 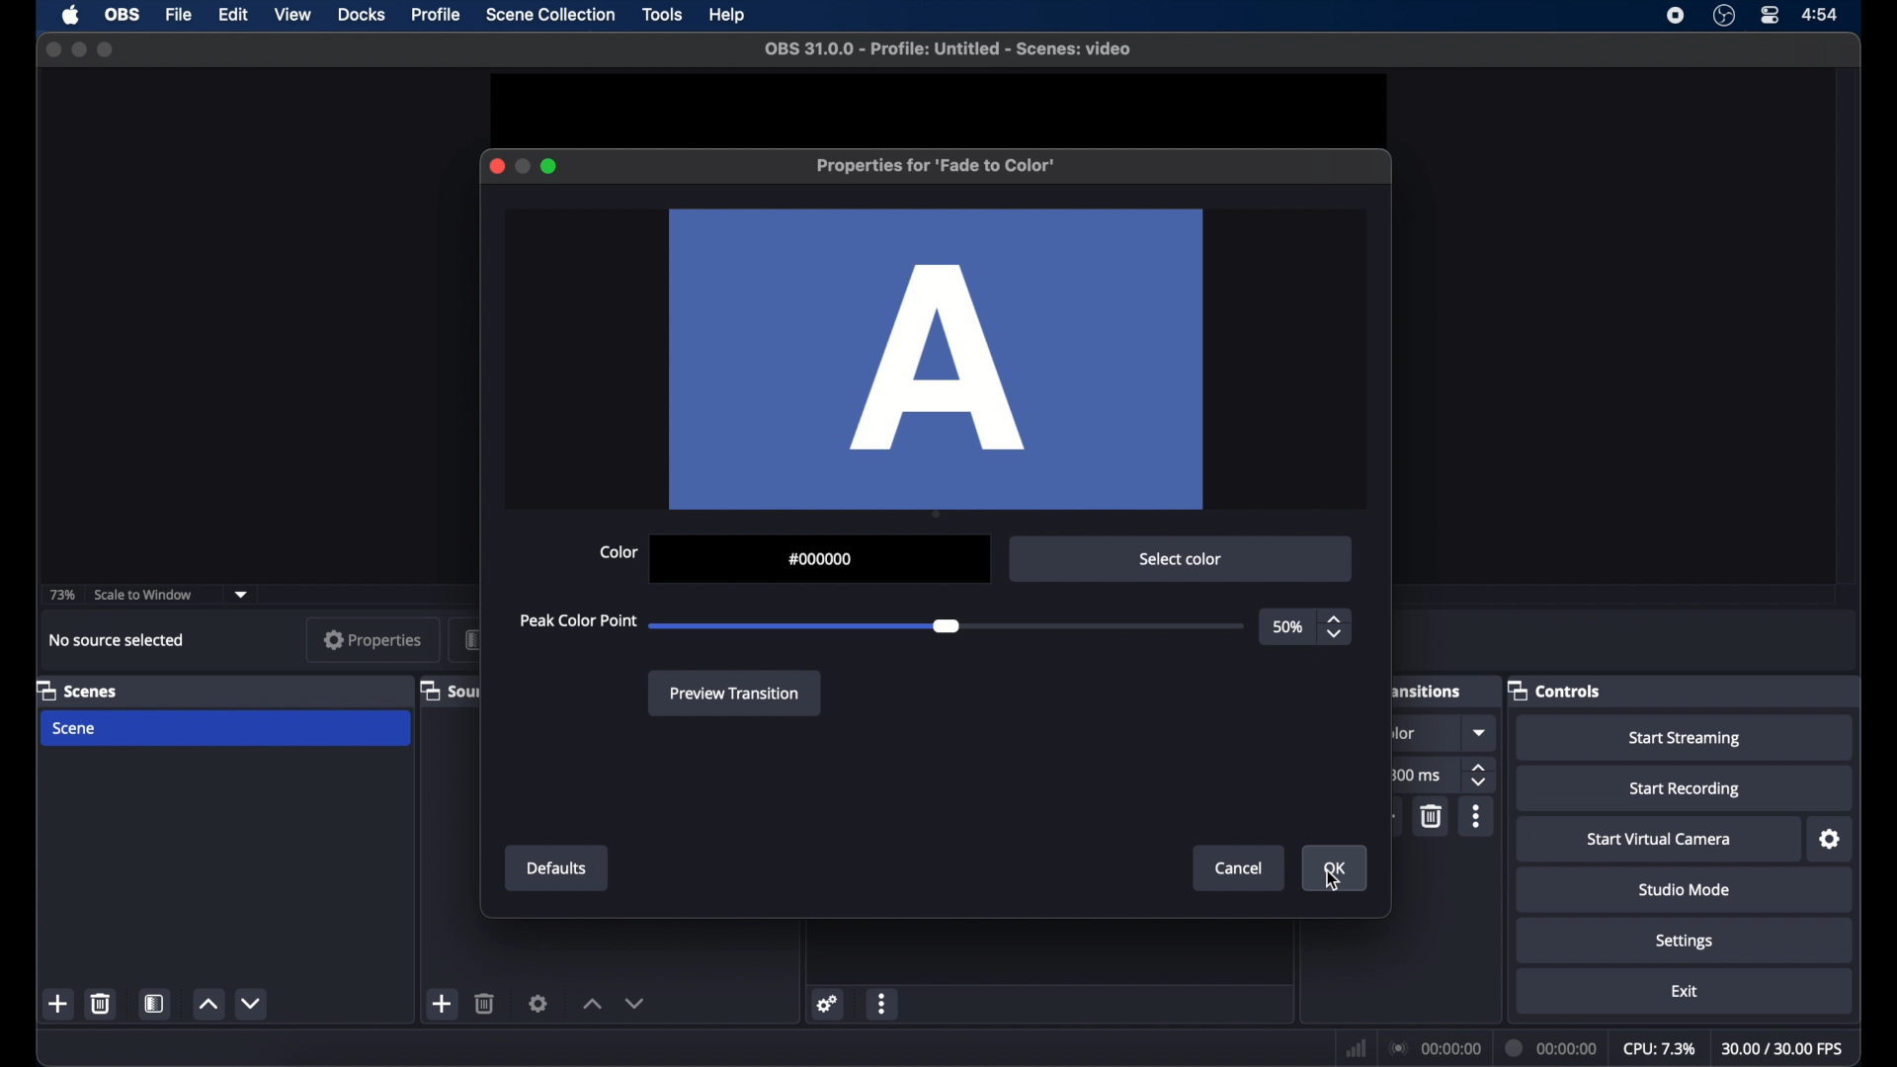 I want to click on 300 ms, so click(x=1418, y=775).